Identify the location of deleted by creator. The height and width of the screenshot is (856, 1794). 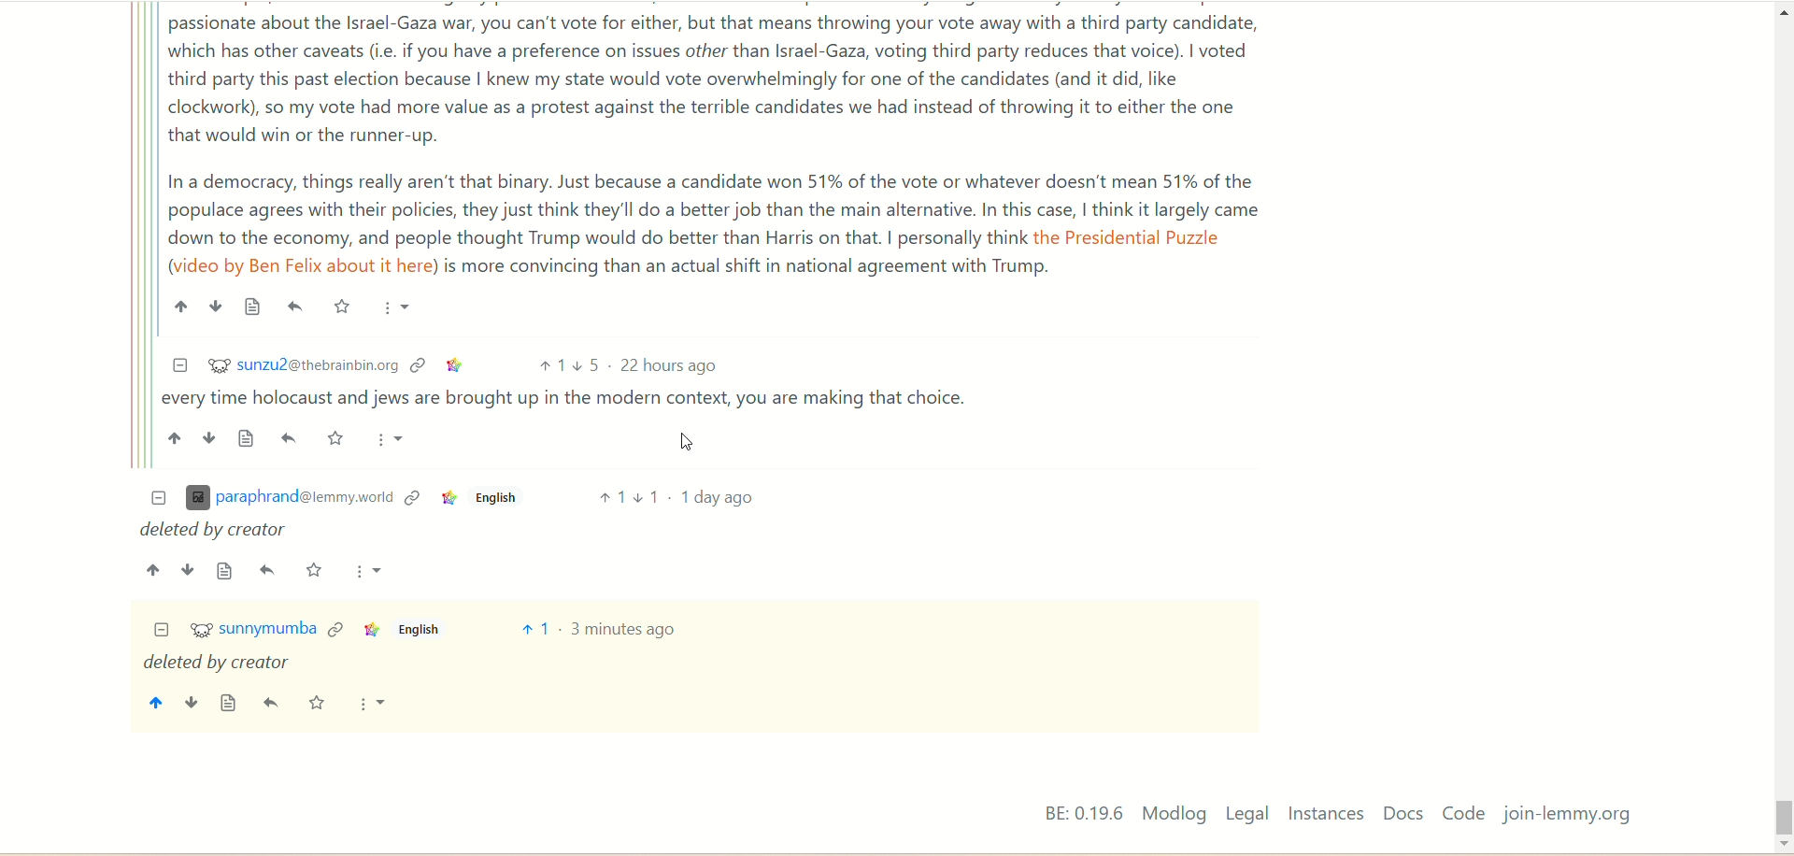
(216, 664).